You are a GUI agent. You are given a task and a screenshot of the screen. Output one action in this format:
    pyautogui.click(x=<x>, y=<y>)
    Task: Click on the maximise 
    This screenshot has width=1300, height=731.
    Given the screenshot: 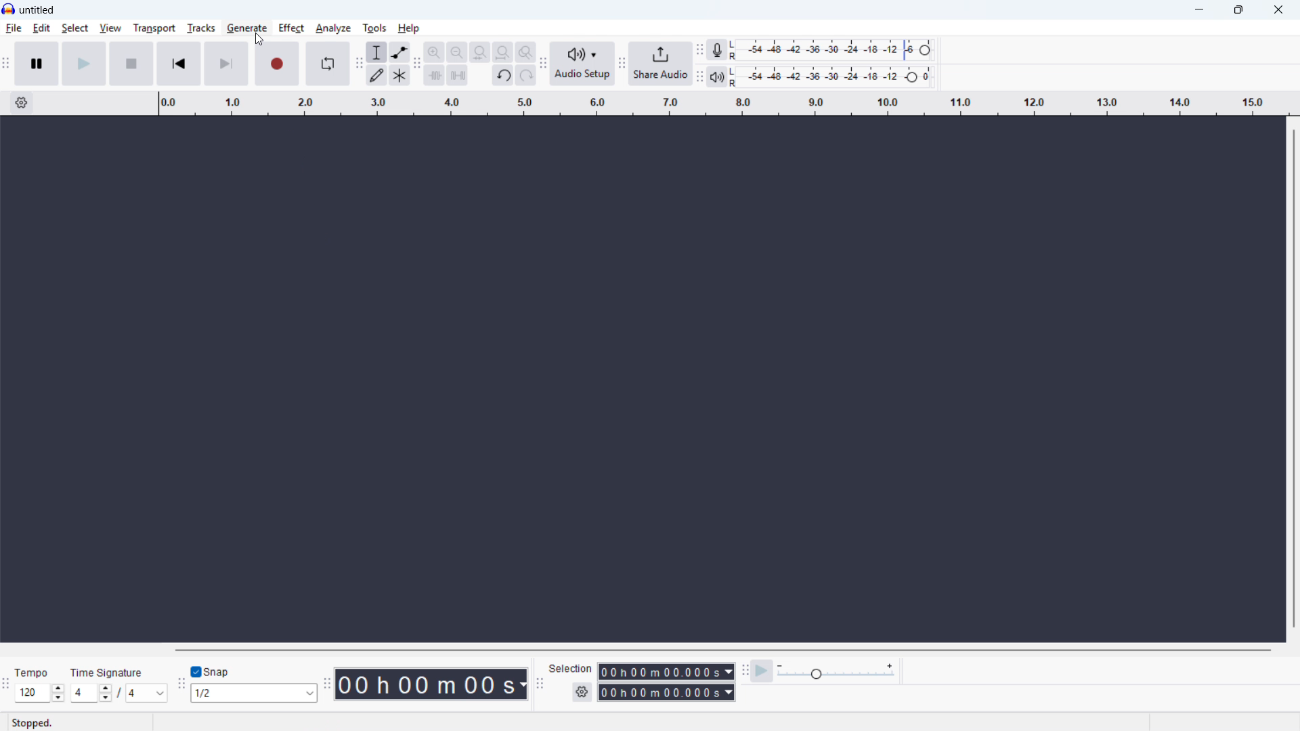 What is the action you would take?
    pyautogui.click(x=1240, y=10)
    